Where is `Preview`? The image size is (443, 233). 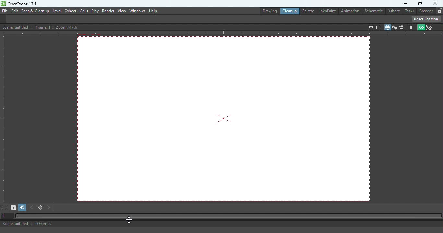
Preview is located at coordinates (420, 27).